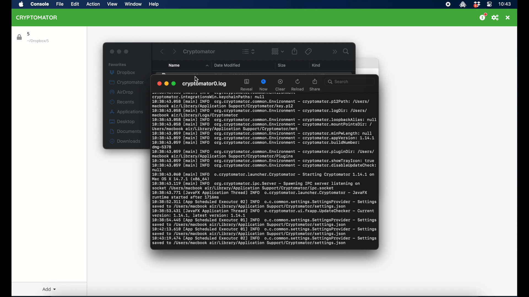 The width and height of the screenshot is (529, 297). What do you see at coordinates (174, 65) in the screenshot?
I see `name` at bounding box center [174, 65].